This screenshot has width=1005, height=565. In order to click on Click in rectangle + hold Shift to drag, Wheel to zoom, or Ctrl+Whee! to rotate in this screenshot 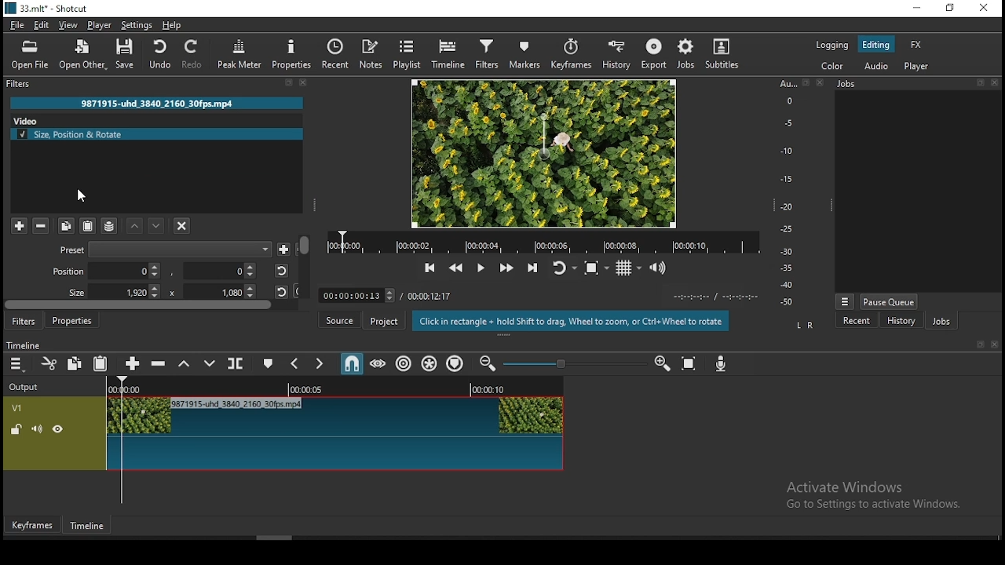, I will do `click(573, 322)`.